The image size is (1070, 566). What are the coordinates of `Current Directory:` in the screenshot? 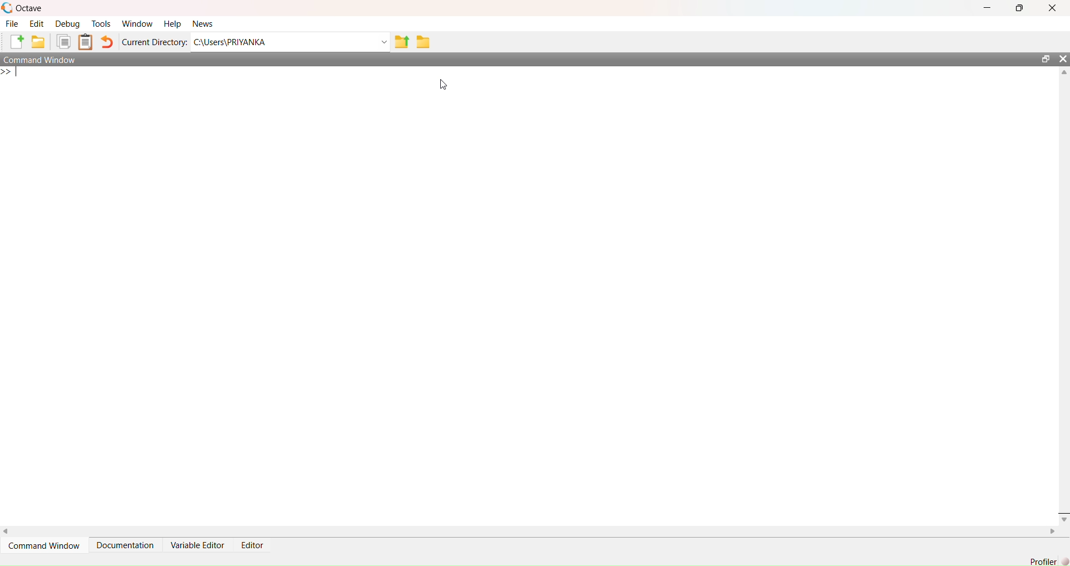 It's located at (154, 42).